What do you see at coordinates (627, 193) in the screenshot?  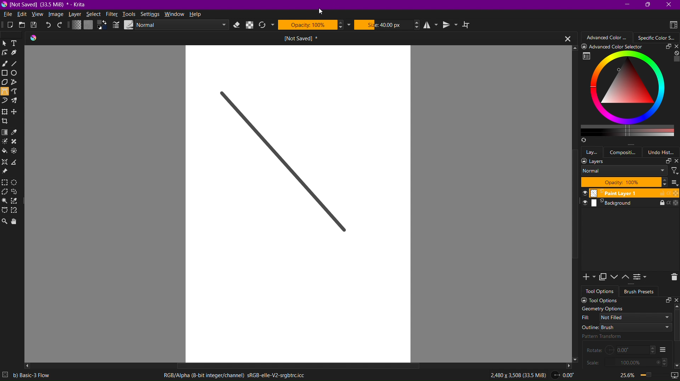 I see `Paint Layer 1` at bounding box center [627, 193].